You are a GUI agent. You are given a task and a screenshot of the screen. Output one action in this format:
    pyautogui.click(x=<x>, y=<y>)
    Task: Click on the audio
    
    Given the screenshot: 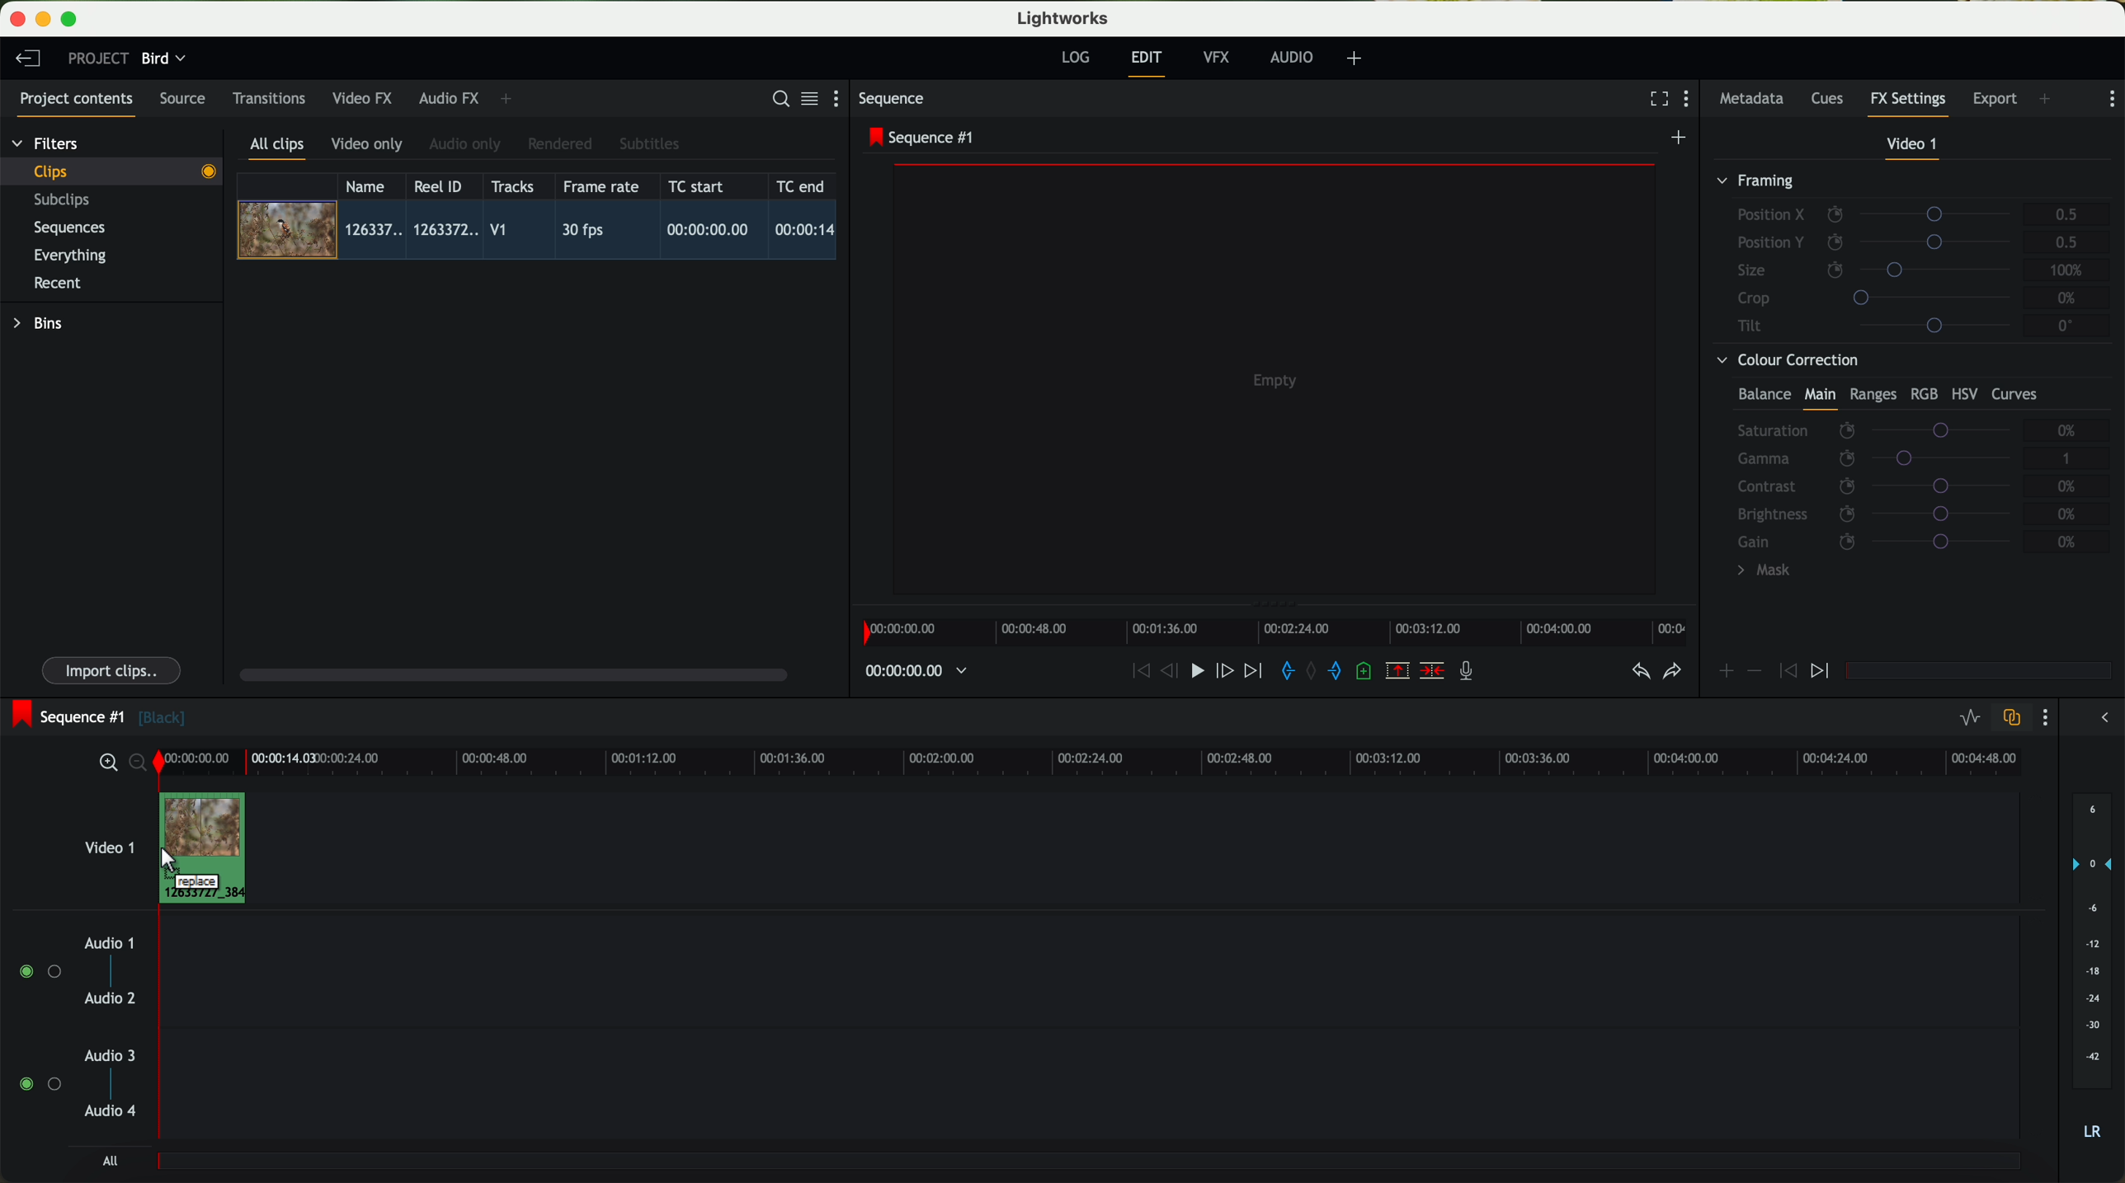 What is the action you would take?
    pyautogui.click(x=1292, y=57)
    